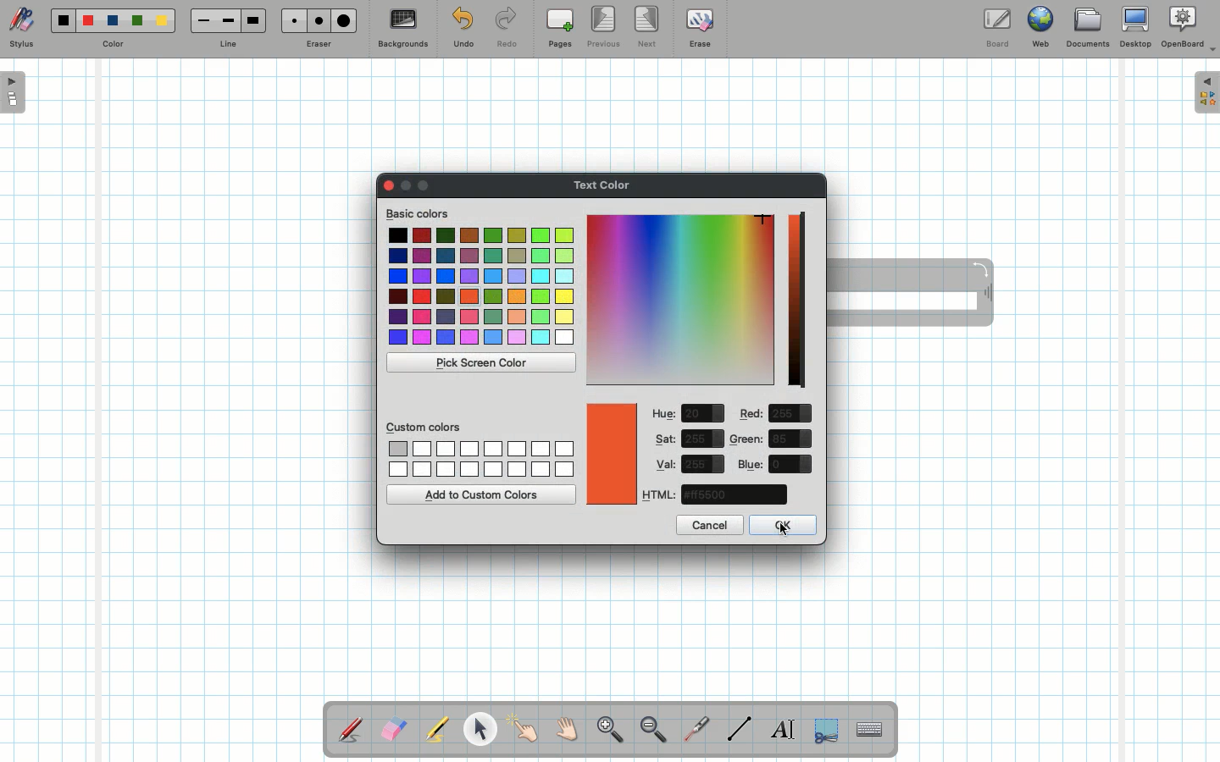 This screenshot has width=1220, height=762. What do you see at coordinates (747, 439) in the screenshot?
I see `Green` at bounding box center [747, 439].